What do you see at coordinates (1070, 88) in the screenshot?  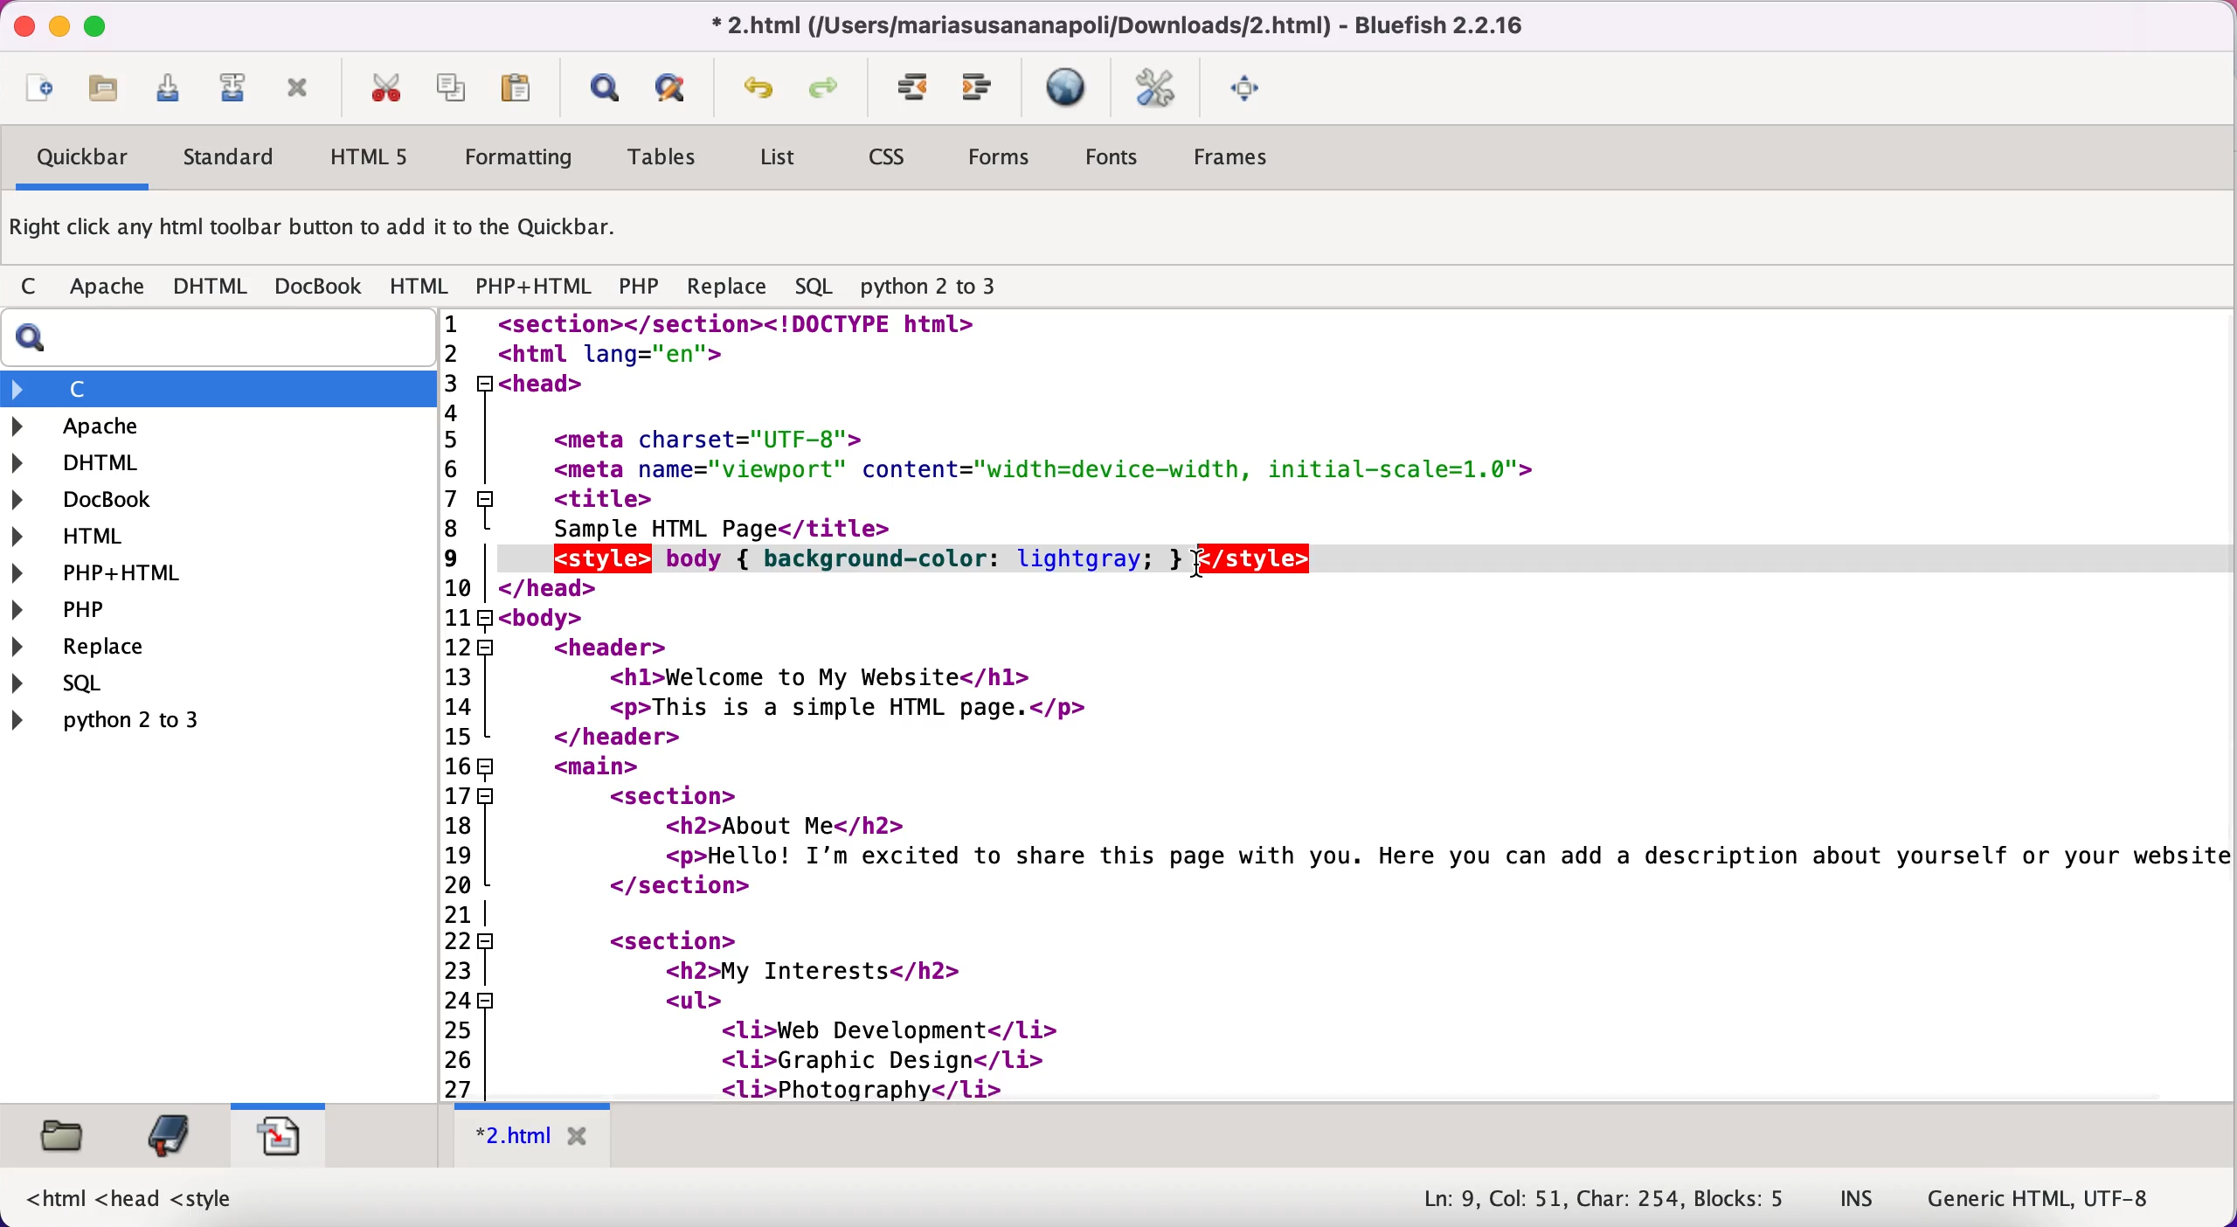 I see `preview in browser` at bounding box center [1070, 88].